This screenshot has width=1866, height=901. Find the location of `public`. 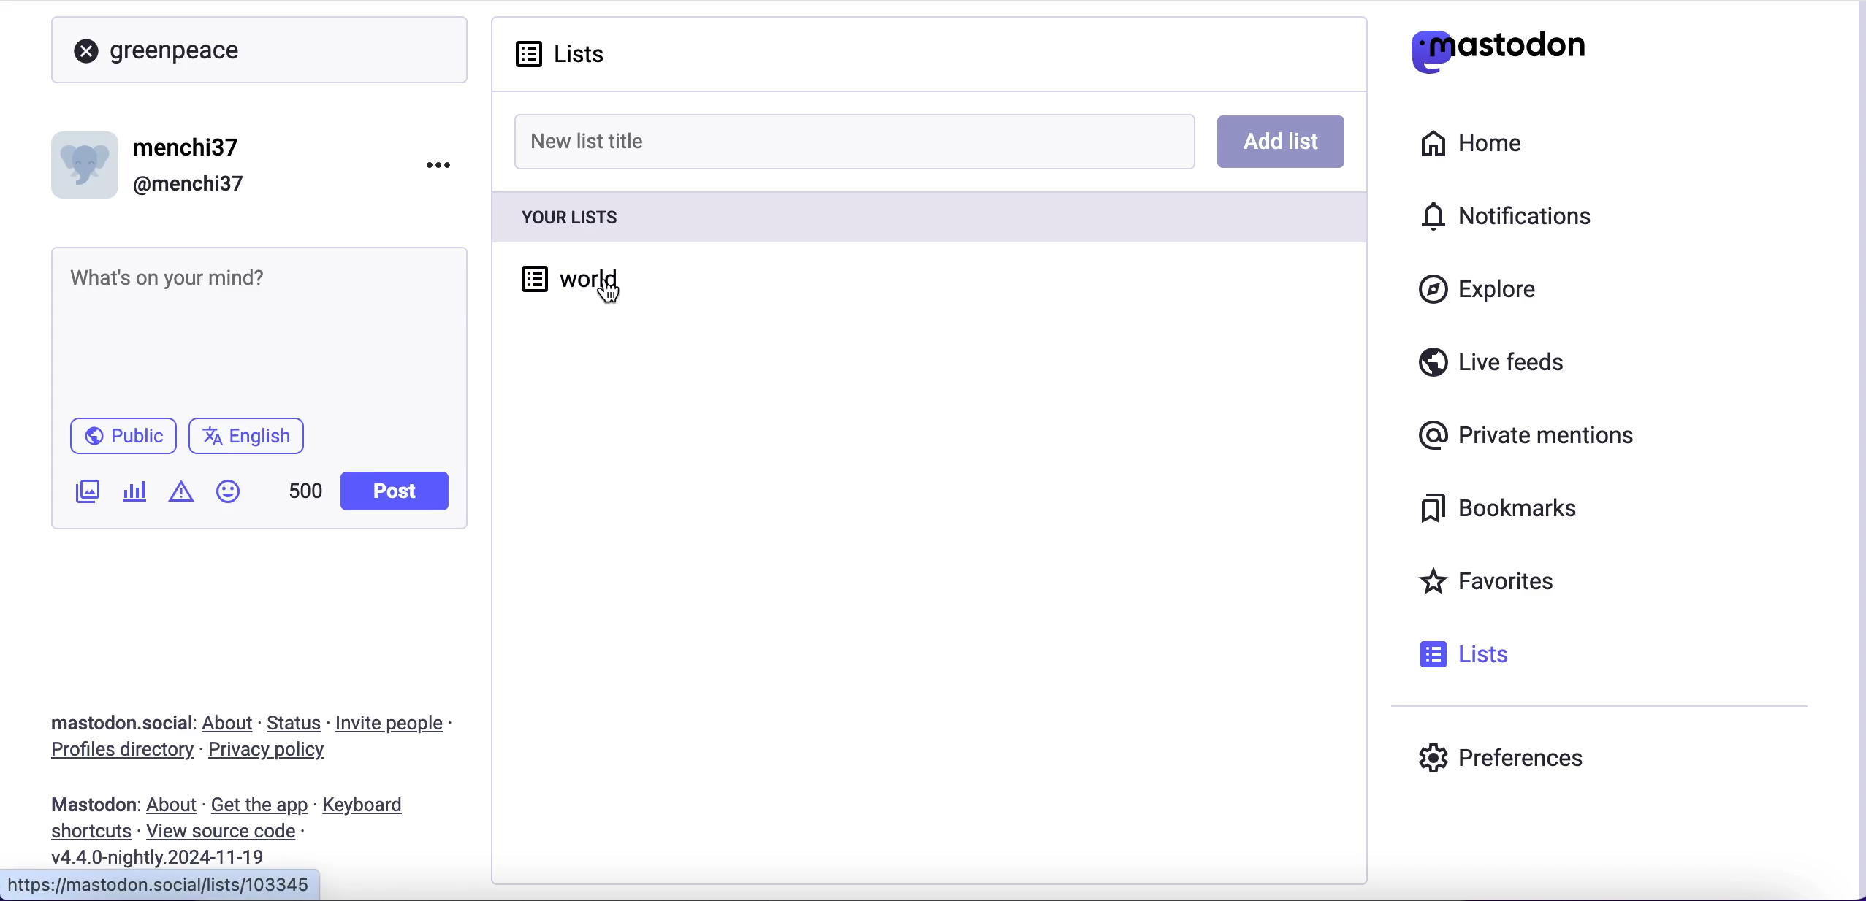

public is located at coordinates (121, 440).